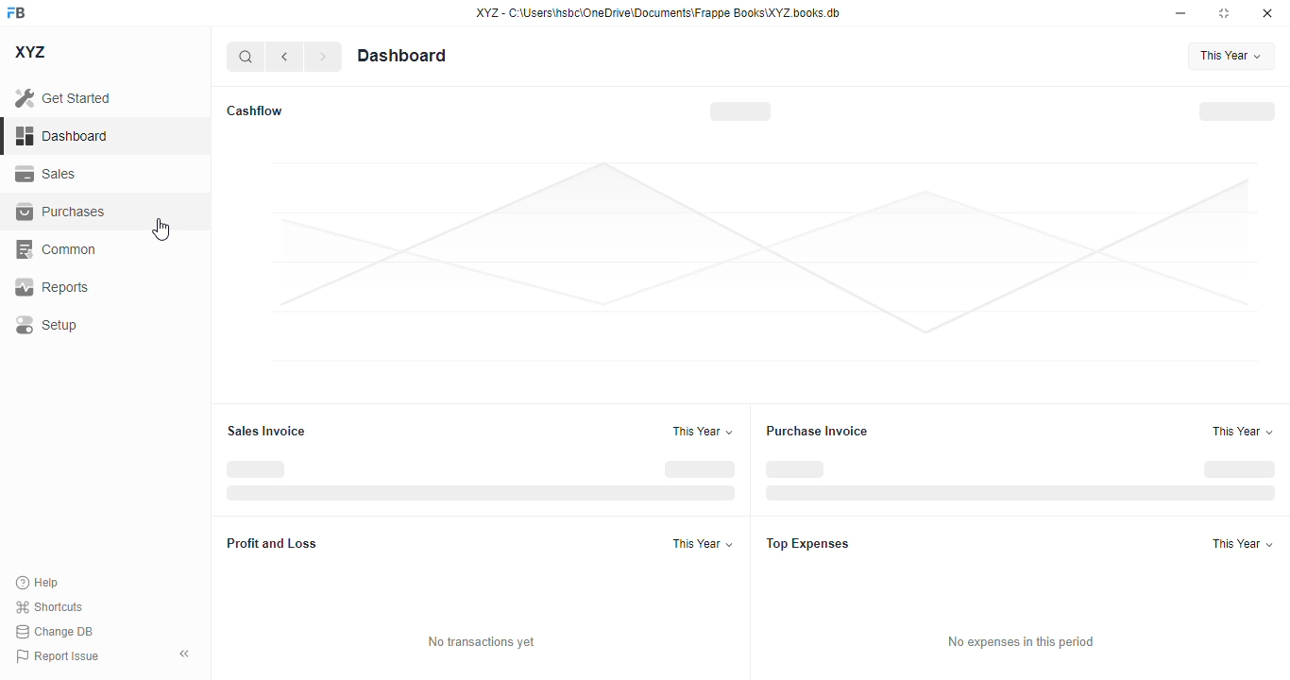 Image resolution: width=1290 pixels, height=680 pixels. I want to click on common, so click(58, 249).